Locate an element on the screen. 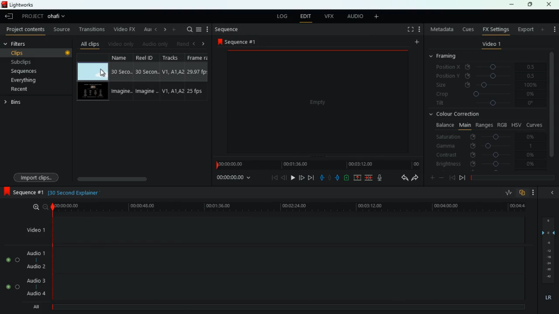 The width and height of the screenshot is (559, 314). audio 2 is located at coordinates (35, 266).